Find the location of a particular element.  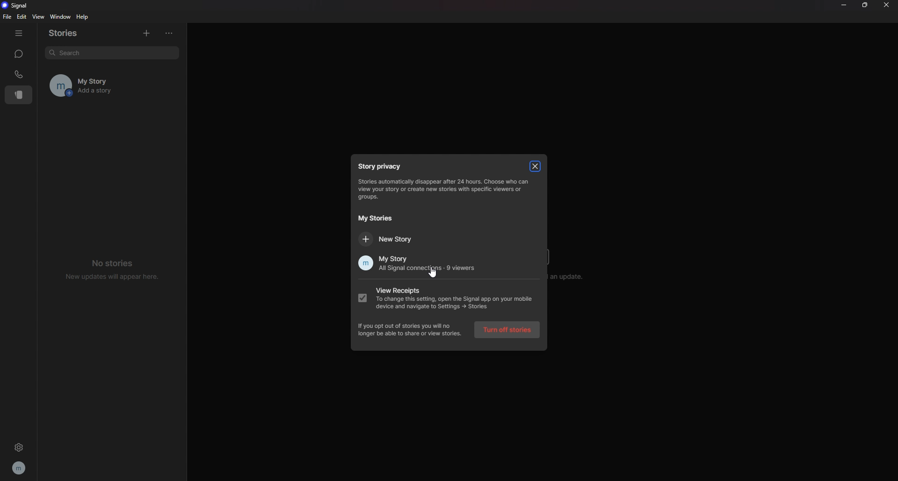

options is located at coordinates (172, 33).